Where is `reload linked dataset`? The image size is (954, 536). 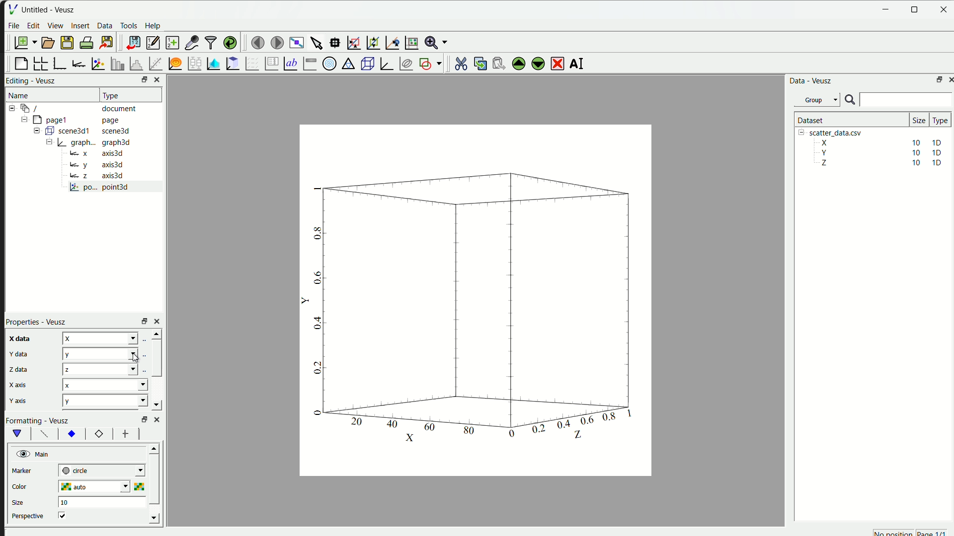
reload linked dataset is located at coordinates (231, 42).